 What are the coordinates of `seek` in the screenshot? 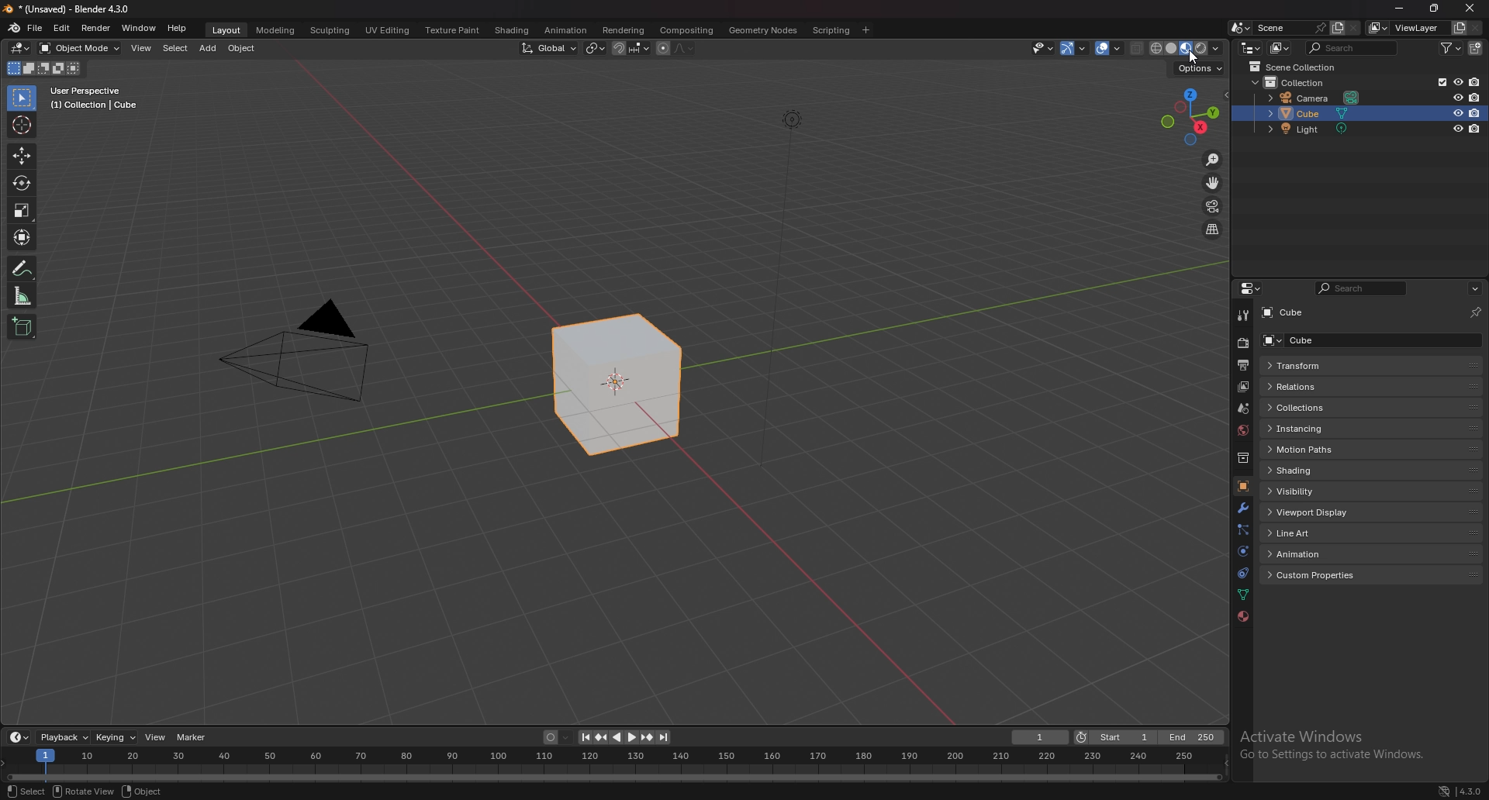 It's located at (617, 767).